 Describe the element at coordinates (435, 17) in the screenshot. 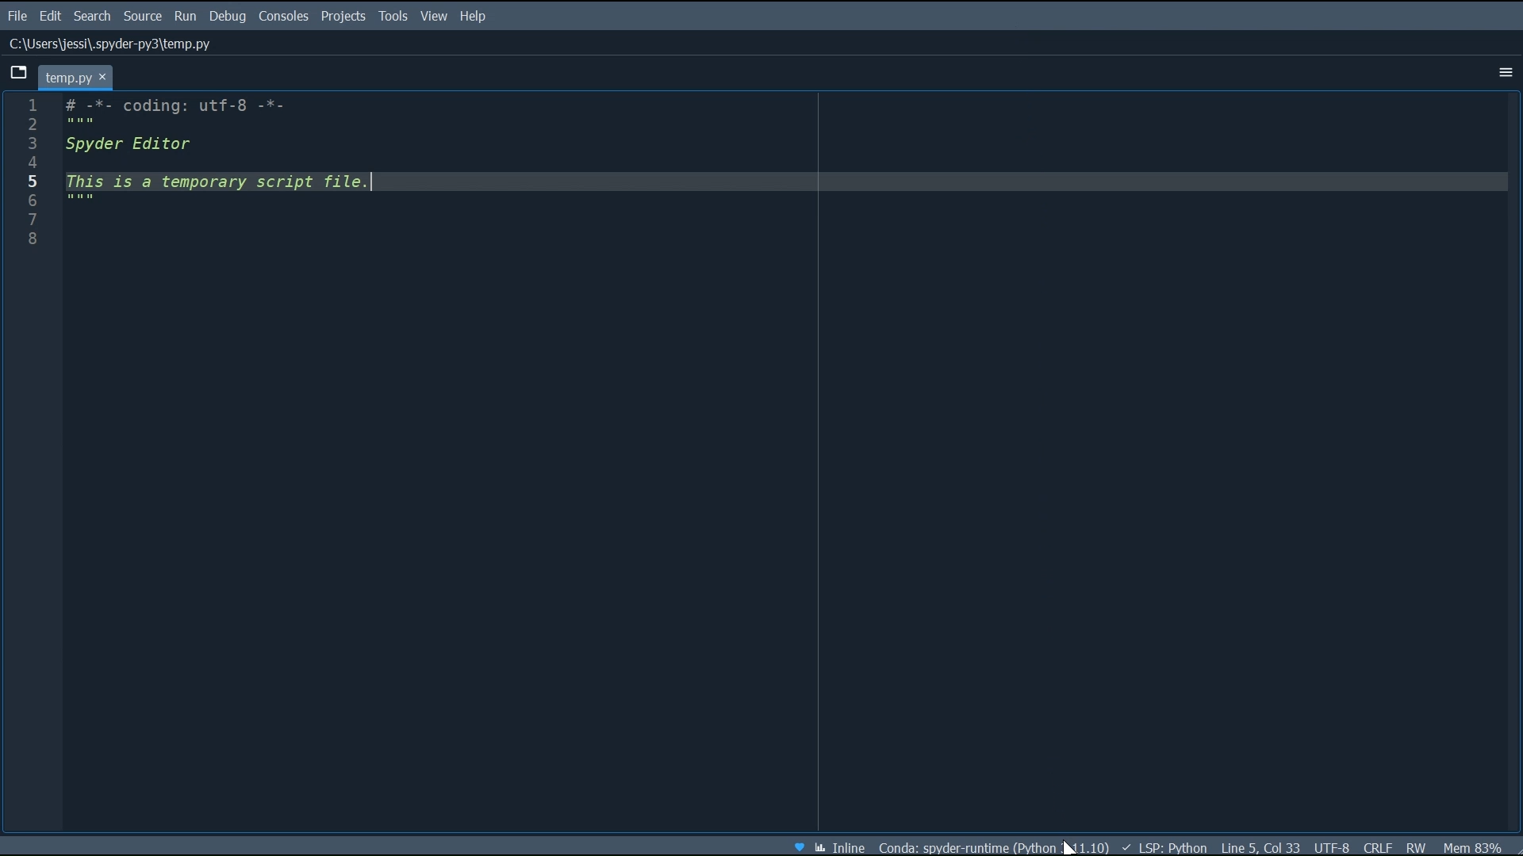

I see `View` at that location.